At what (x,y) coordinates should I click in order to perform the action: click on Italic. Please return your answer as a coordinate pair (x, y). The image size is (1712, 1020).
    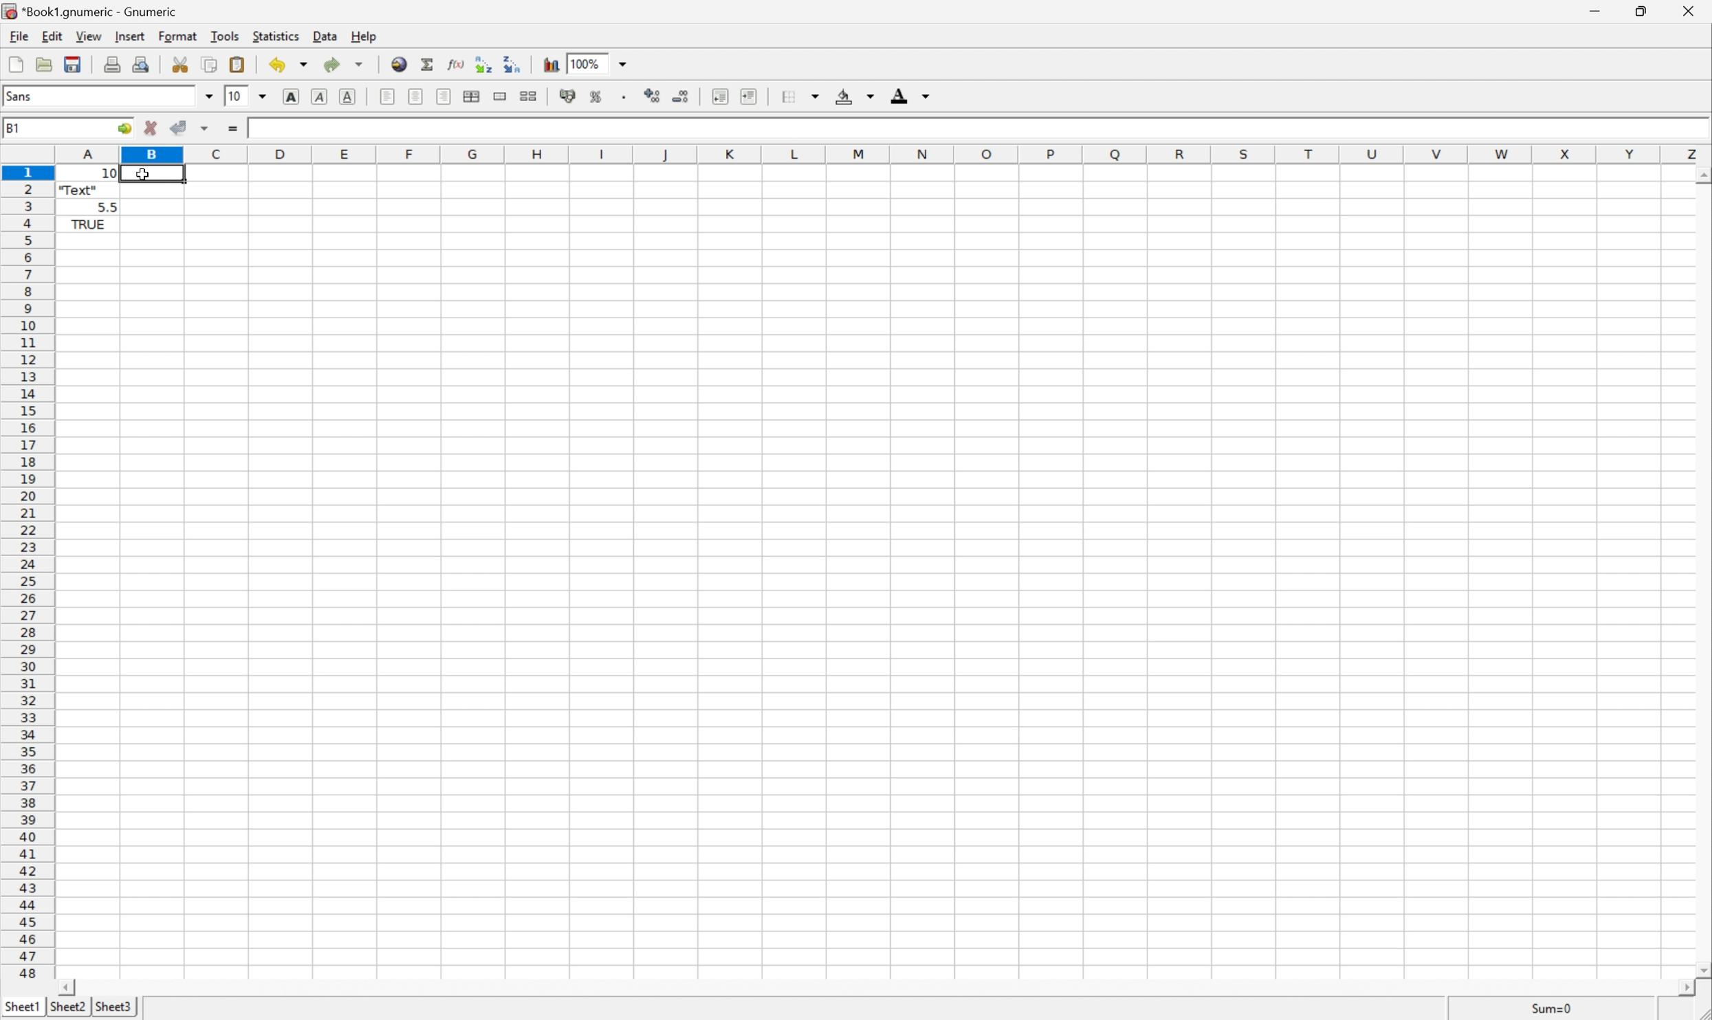
    Looking at the image, I should click on (318, 97).